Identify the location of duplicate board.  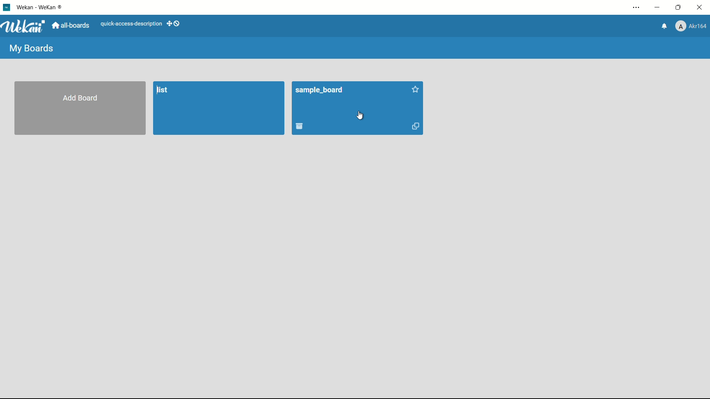
(415, 126).